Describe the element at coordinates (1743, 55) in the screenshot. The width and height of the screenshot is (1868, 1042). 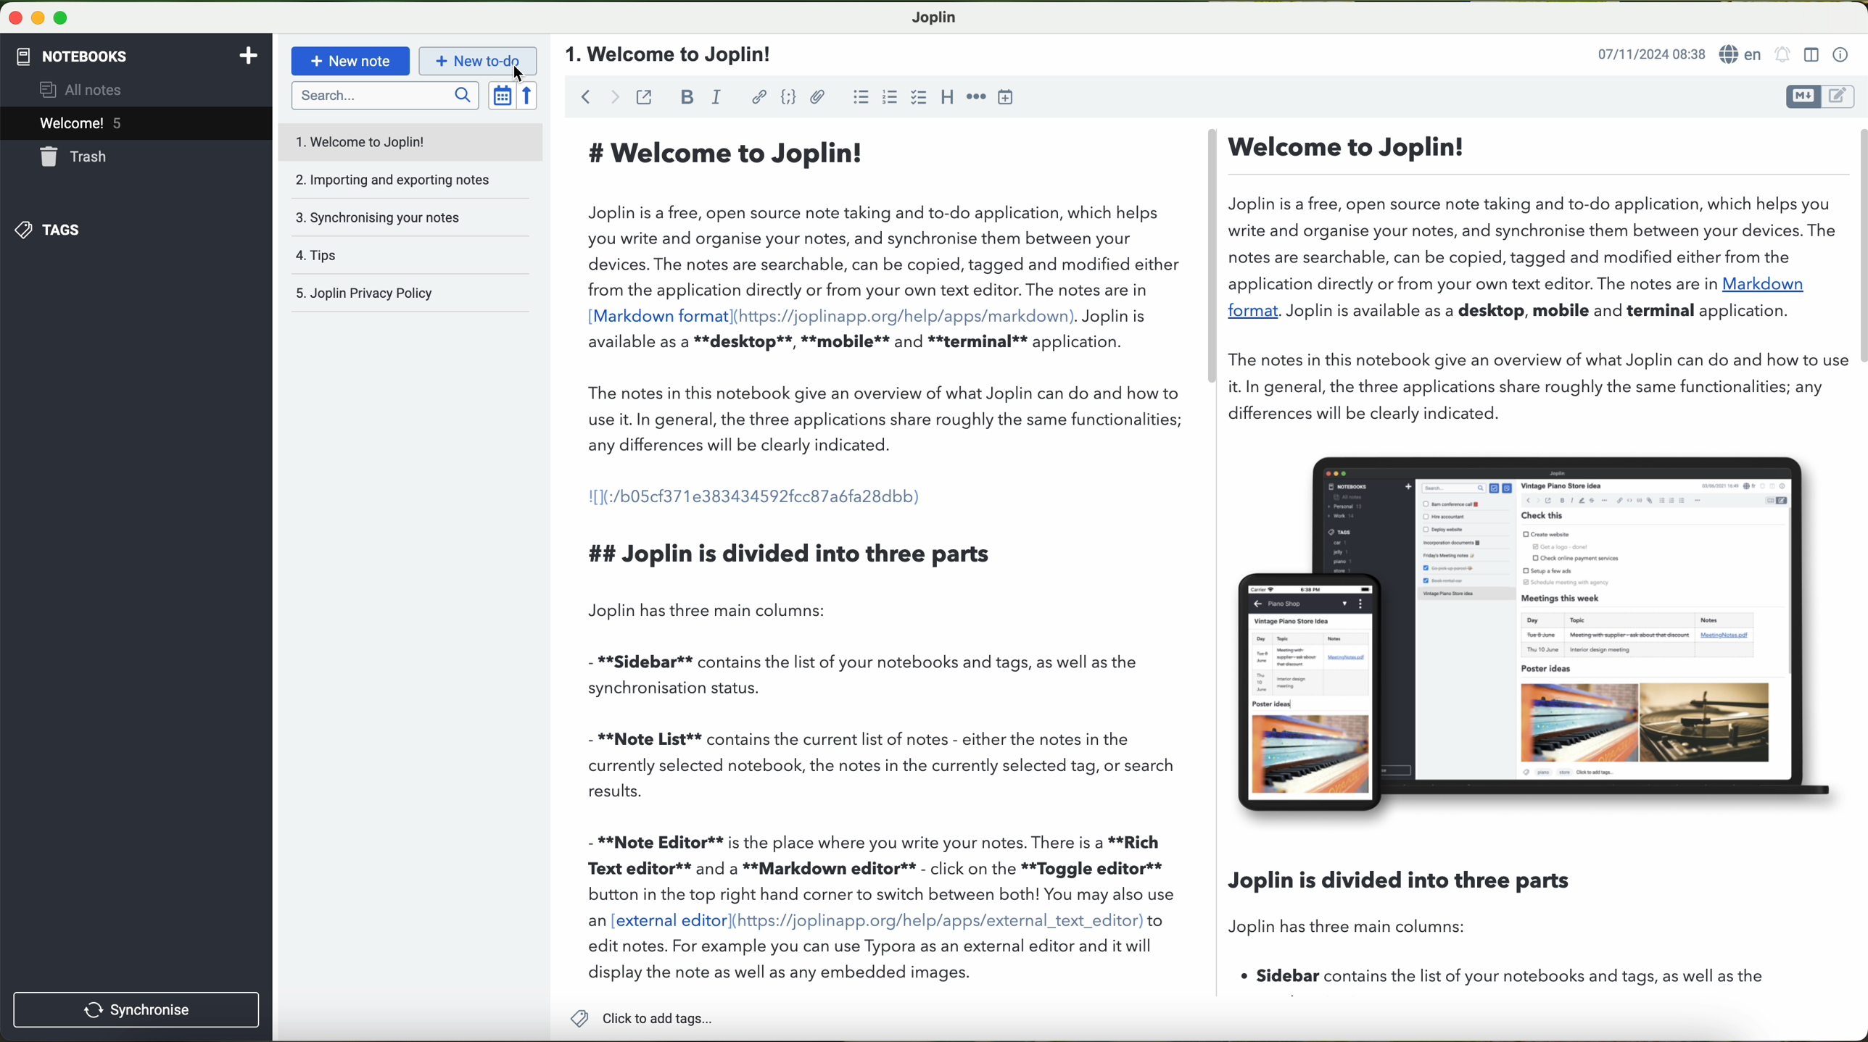
I see `language` at that location.